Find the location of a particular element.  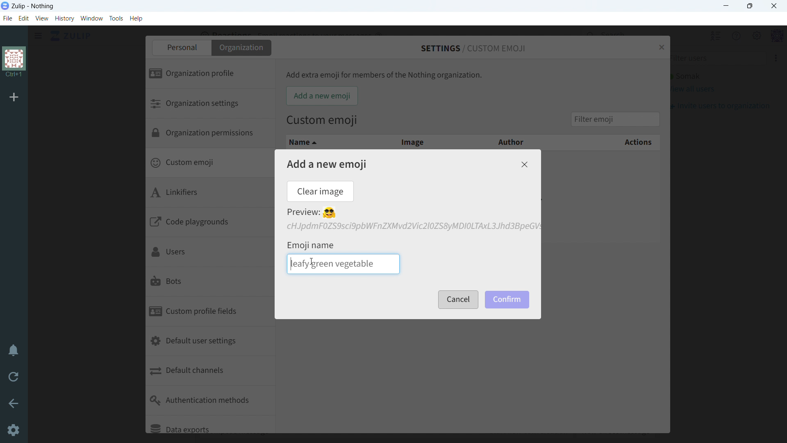

maximize is located at coordinates (750, 6).